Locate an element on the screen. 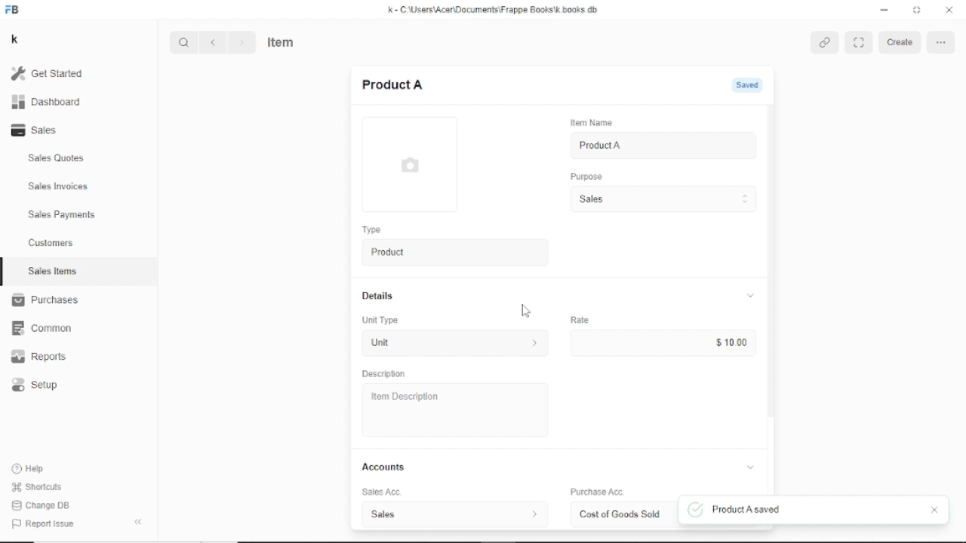 Image resolution: width=966 pixels, height=543 pixels. Type is located at coordinates (371, 229).